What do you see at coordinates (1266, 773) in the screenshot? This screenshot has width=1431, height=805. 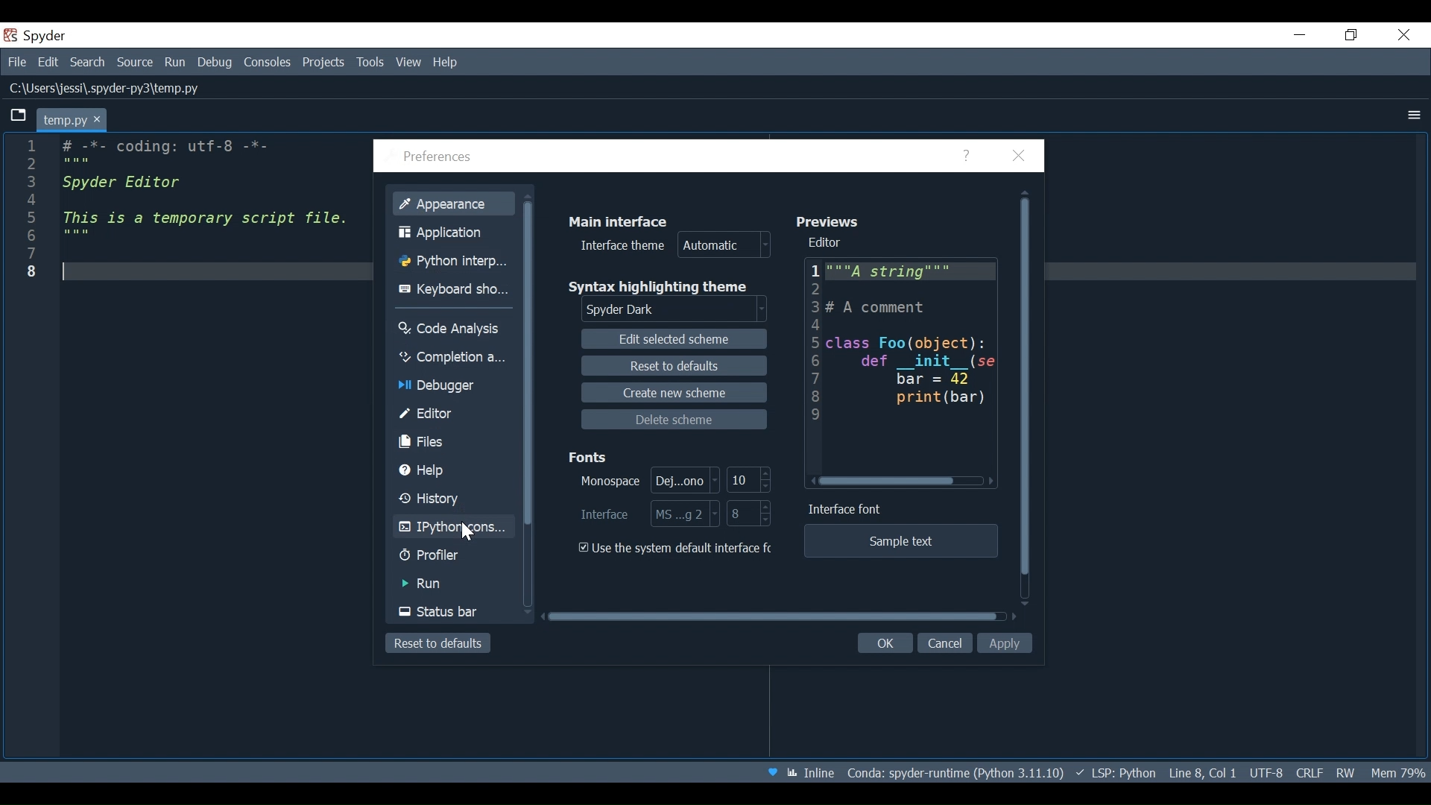 I see `File Encoding` at bounding box center [1266, 773].